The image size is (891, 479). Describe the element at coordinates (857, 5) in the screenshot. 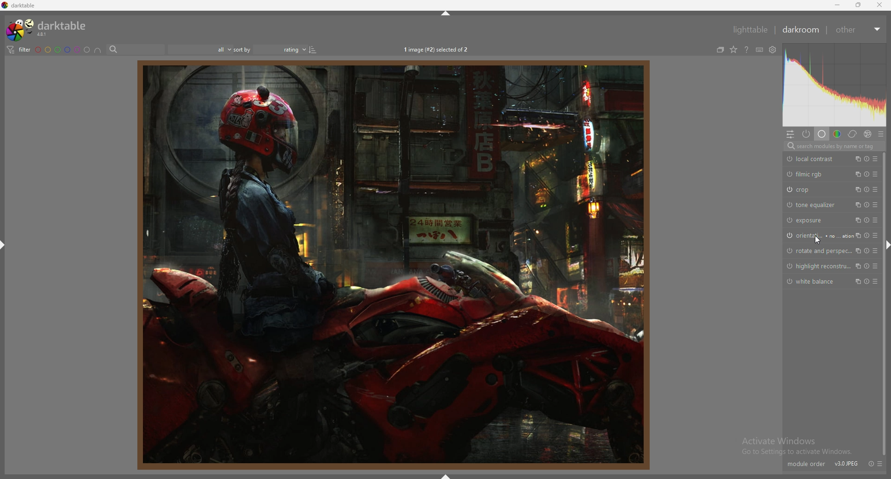

I see `resize` at that location.